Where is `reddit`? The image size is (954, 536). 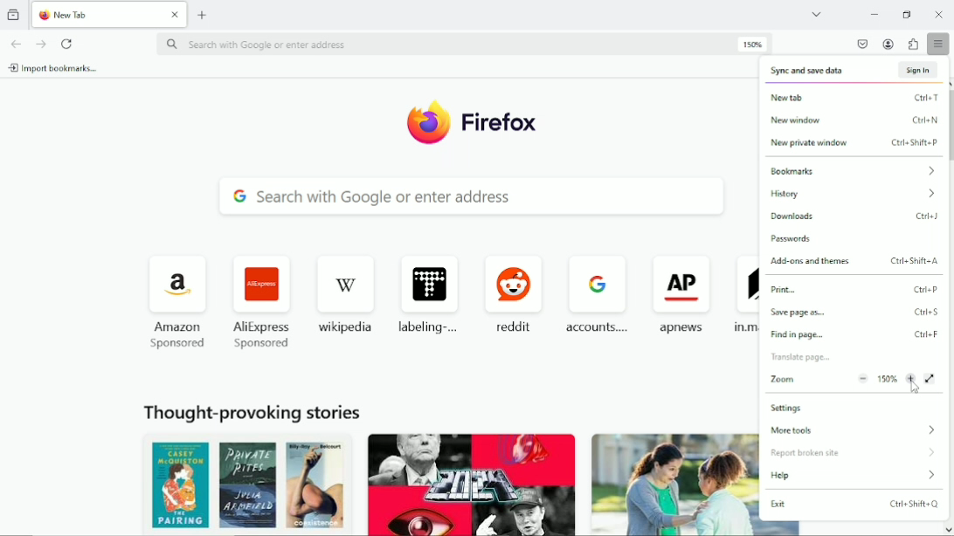 reddit is located at coordinates (515, 288).